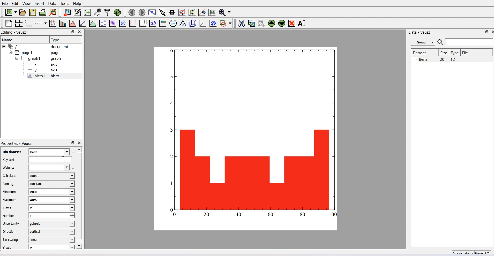 This screenshot has width=494, height=256. Describe the element at coordinates (80, 143) in the screenshot. I see `Close` at that location.